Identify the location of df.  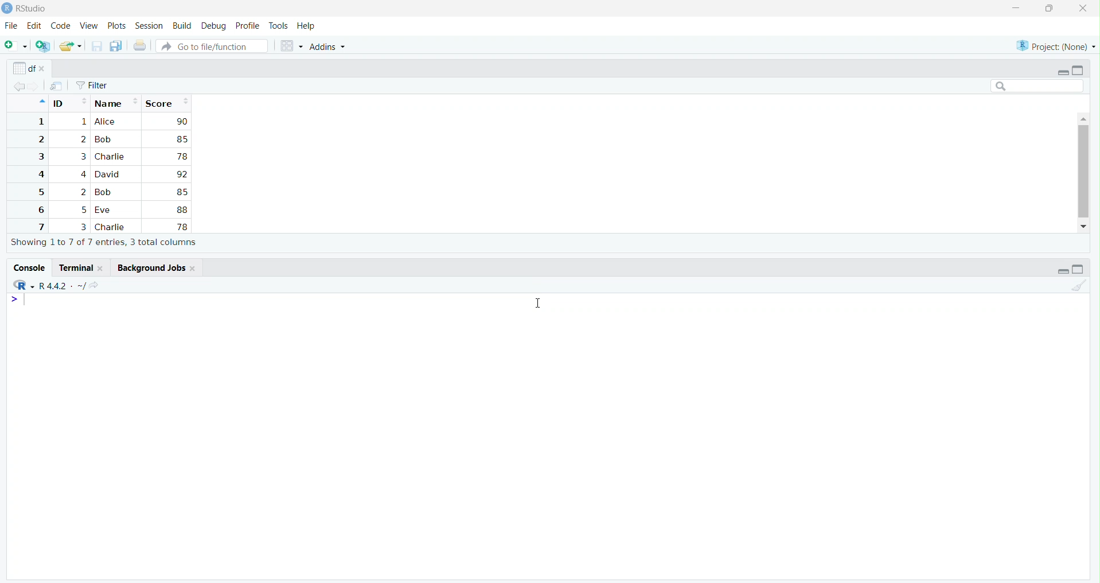
(23, 68).